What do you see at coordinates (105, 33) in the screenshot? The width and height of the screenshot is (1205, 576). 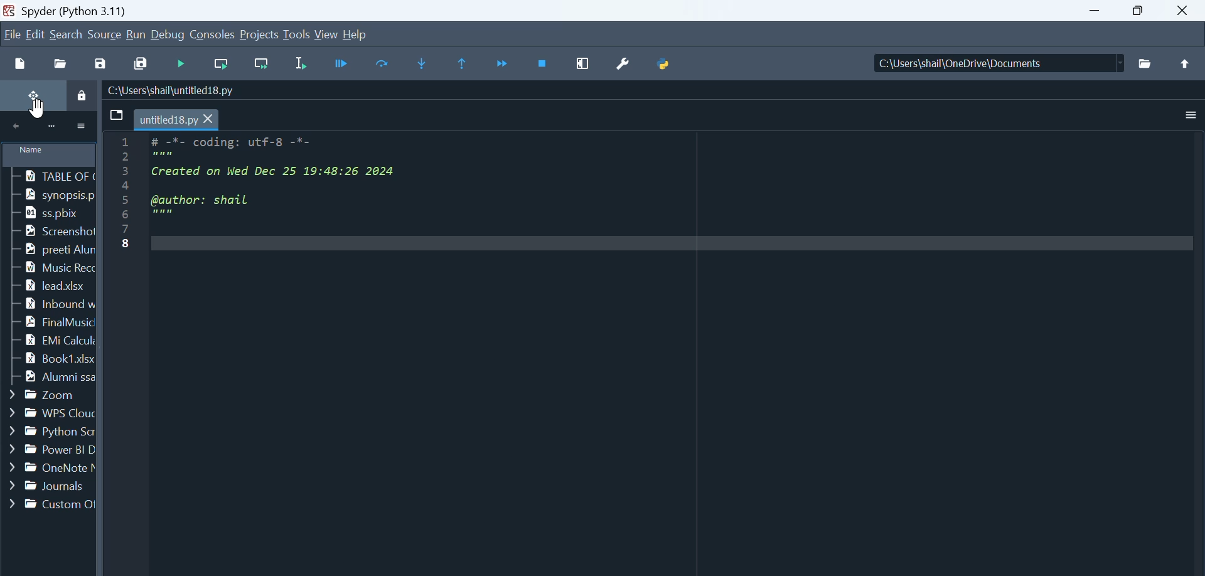 I see `` at bounding box center [105, 33].